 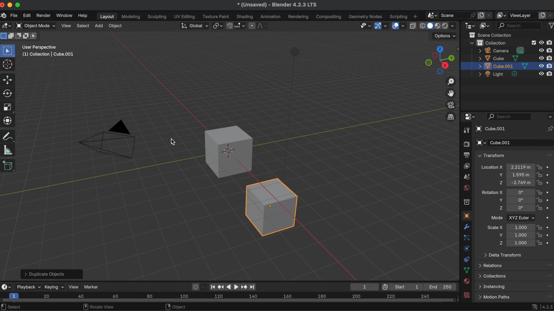 What do you see at coordinates (549, 116) in the screenshot?
I see `options` at bounding box center [549, 116].